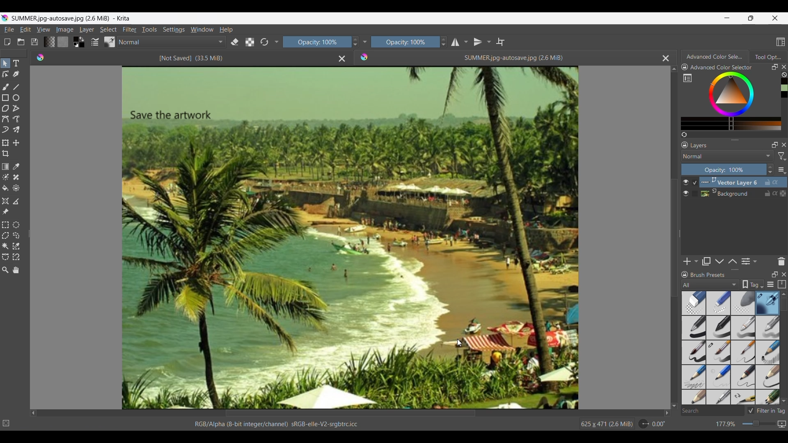  What do you see at coordinates (784, 67) in the screenshot?
I see `Close tab` at bounding box center [784, 67].